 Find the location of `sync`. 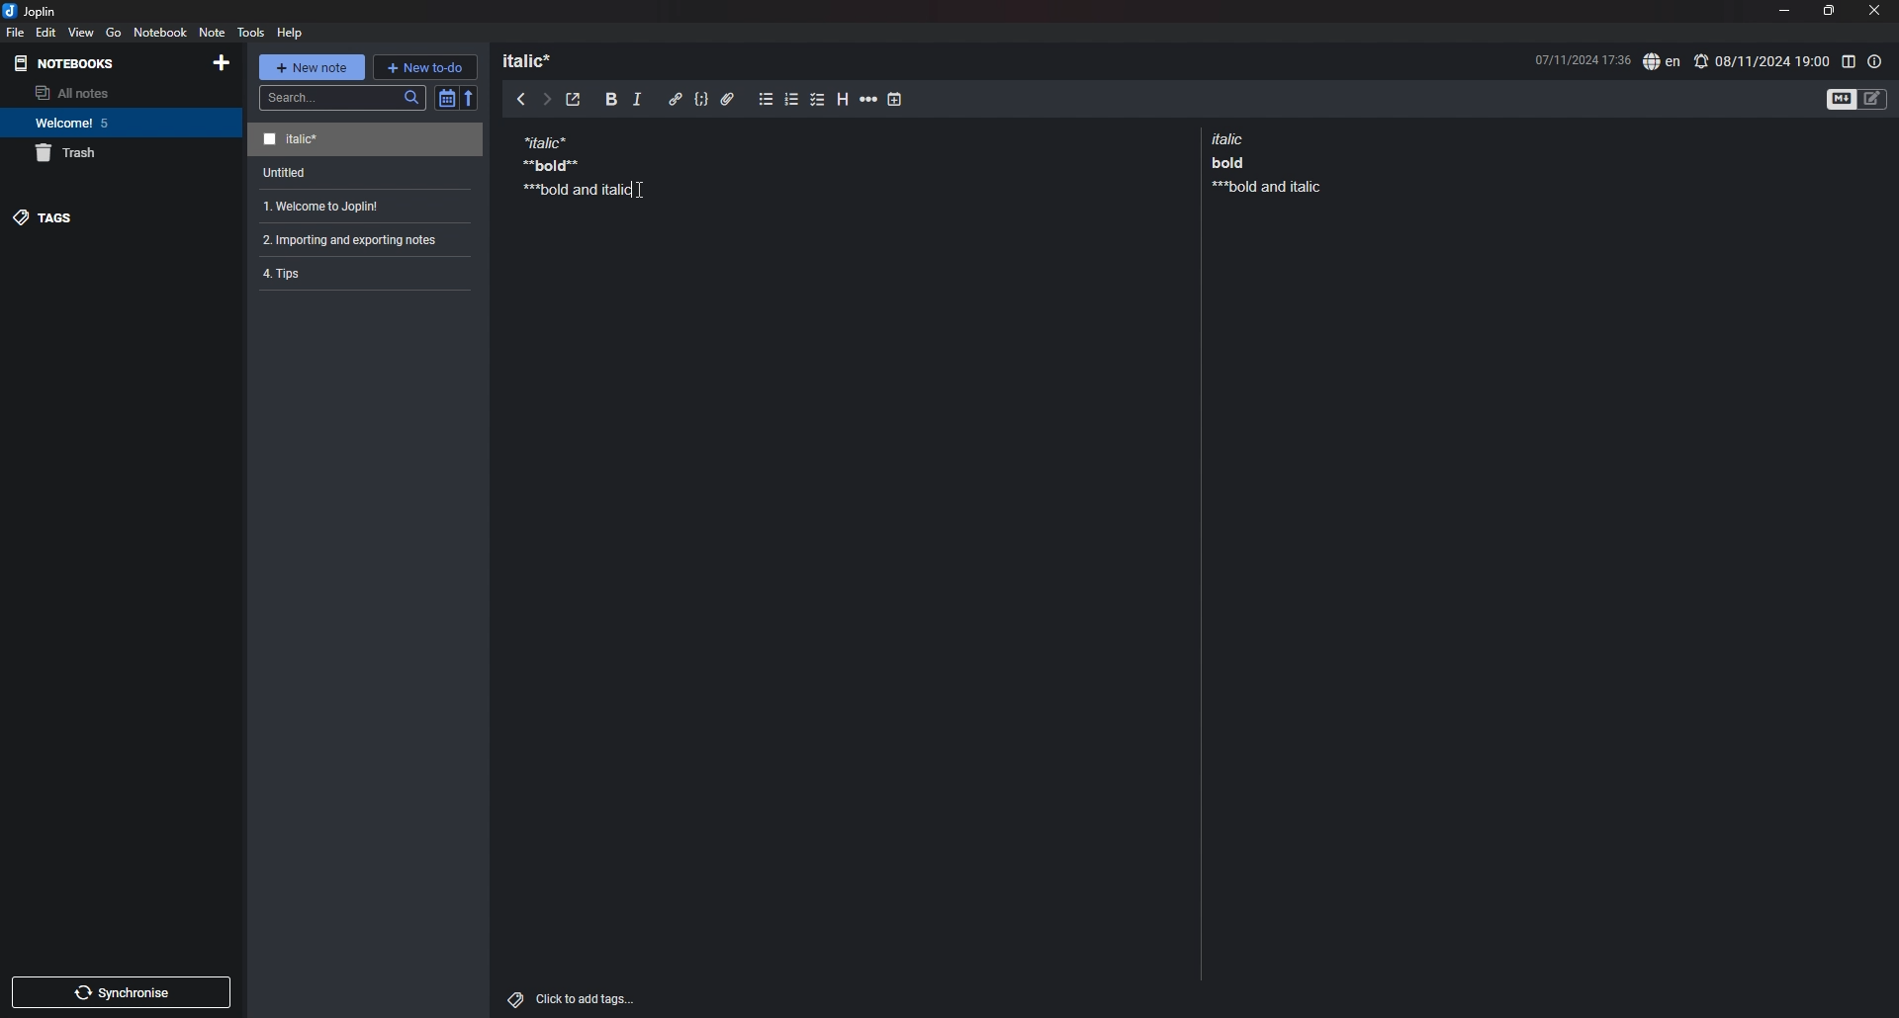

sync is located at coordinates (123, 992).